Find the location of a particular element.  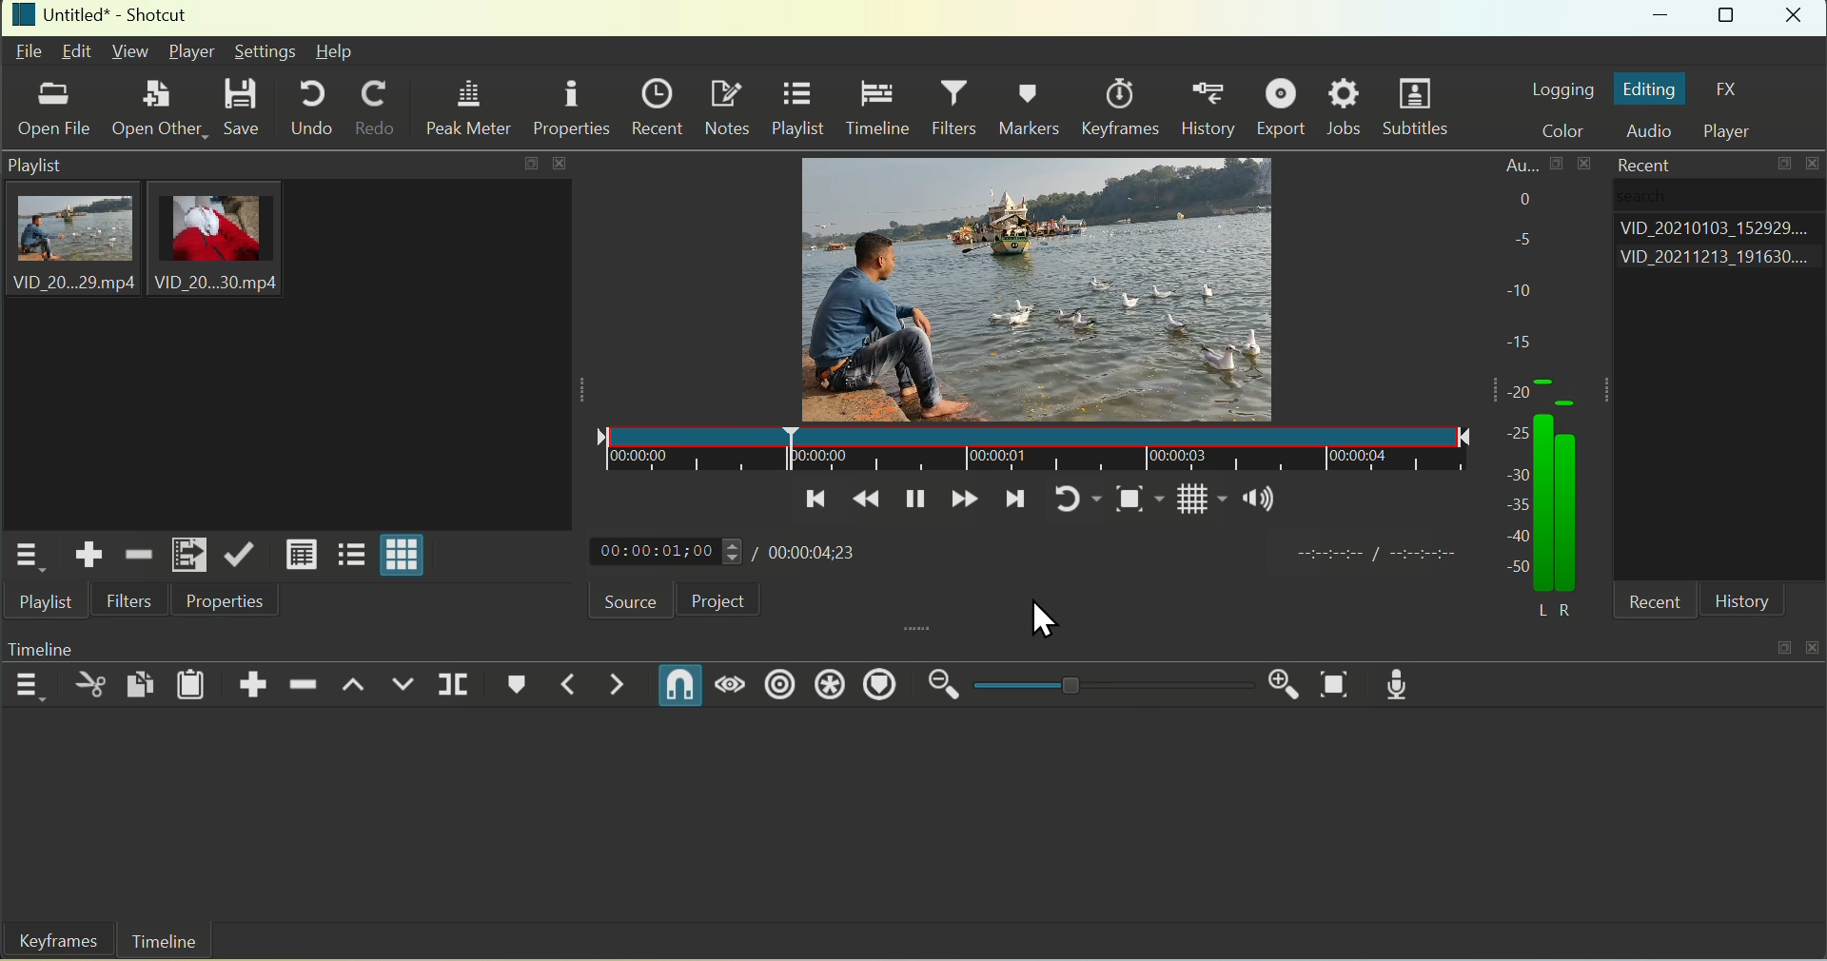

Zoom in is located at coordinates (1278, 680).